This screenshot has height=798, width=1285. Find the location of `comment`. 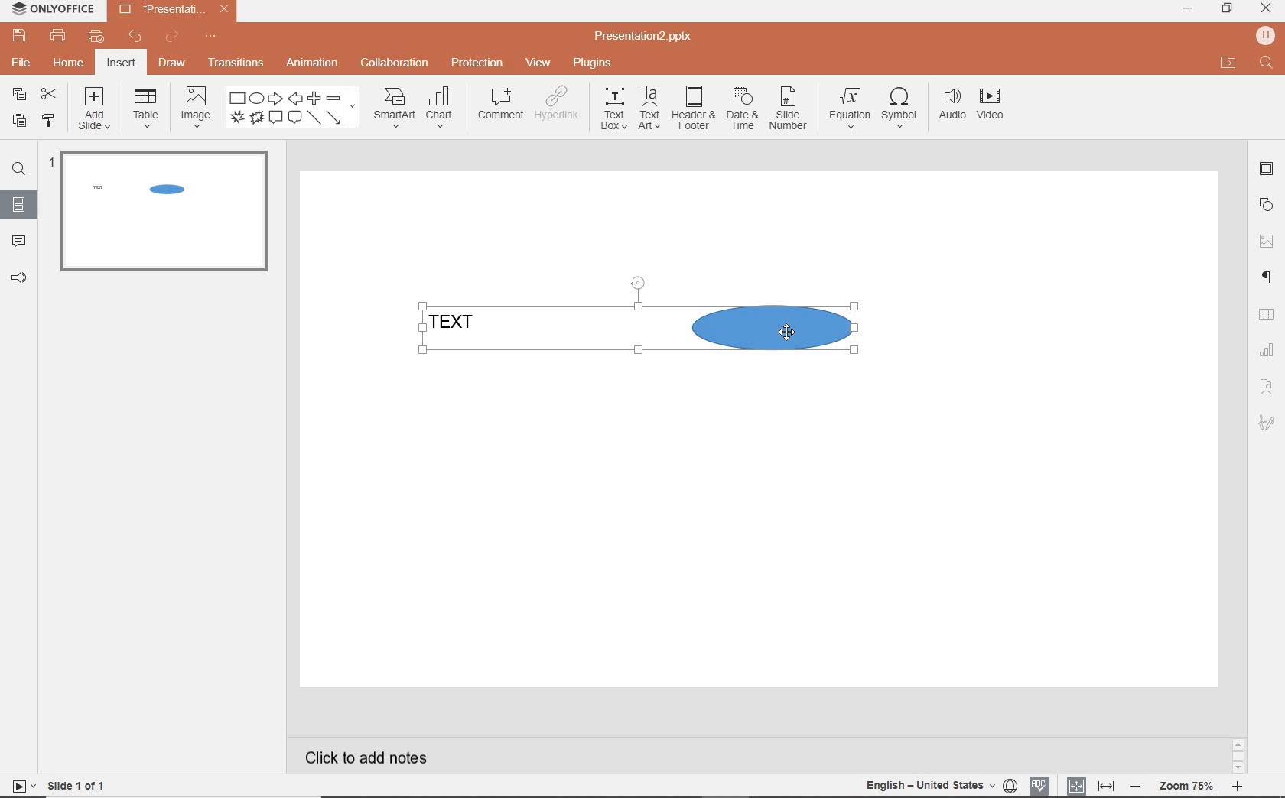

comment is located at coordinates (501, 104).